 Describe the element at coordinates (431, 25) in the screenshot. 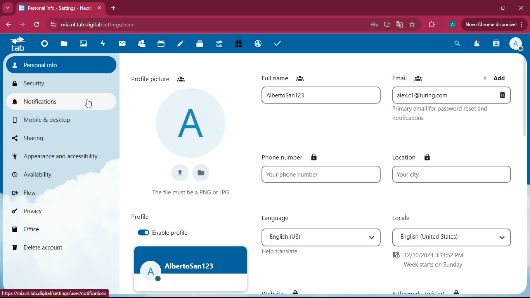

I see `extensions` at that location.